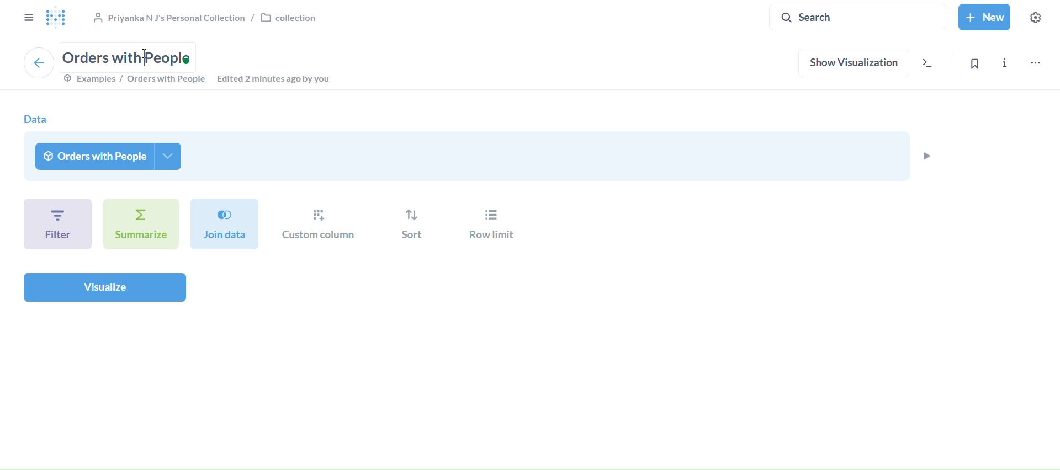  What do you see at coordinates (204, 17) in the screenshot?
I see `collection` at bounding box center [204, 17].